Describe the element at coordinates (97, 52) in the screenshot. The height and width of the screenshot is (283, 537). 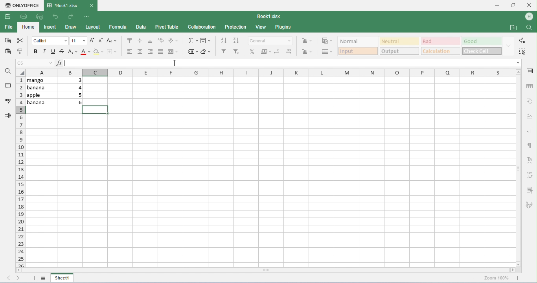
I see `background color` at that location.